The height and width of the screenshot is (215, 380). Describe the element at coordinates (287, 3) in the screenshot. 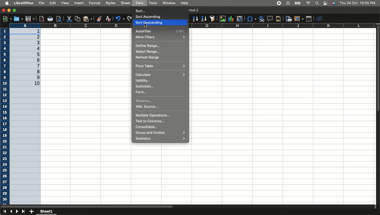

I see `Video player` at that location.